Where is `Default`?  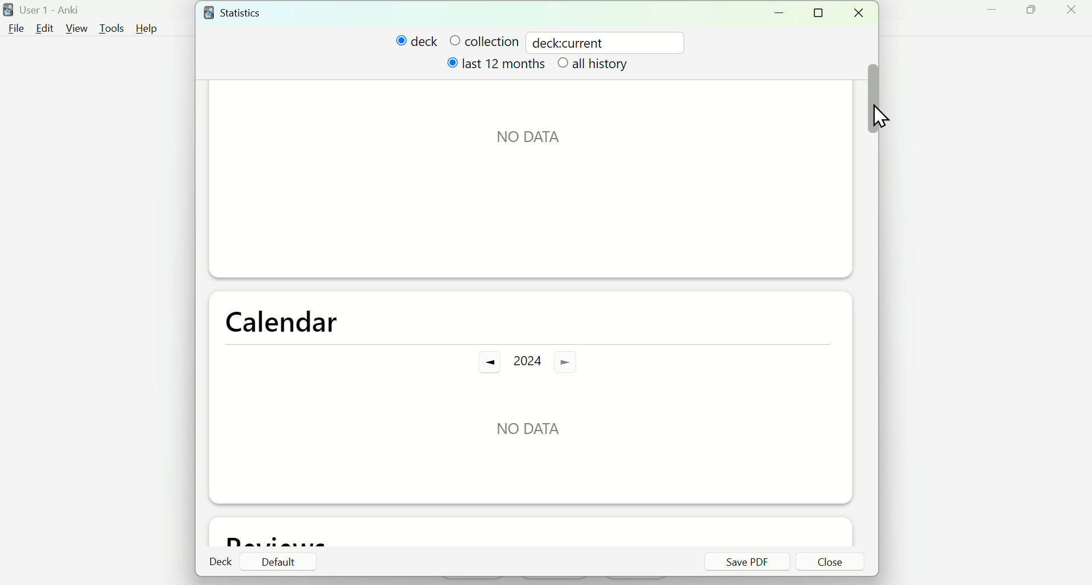 Default is located at coordinates (278, 562).